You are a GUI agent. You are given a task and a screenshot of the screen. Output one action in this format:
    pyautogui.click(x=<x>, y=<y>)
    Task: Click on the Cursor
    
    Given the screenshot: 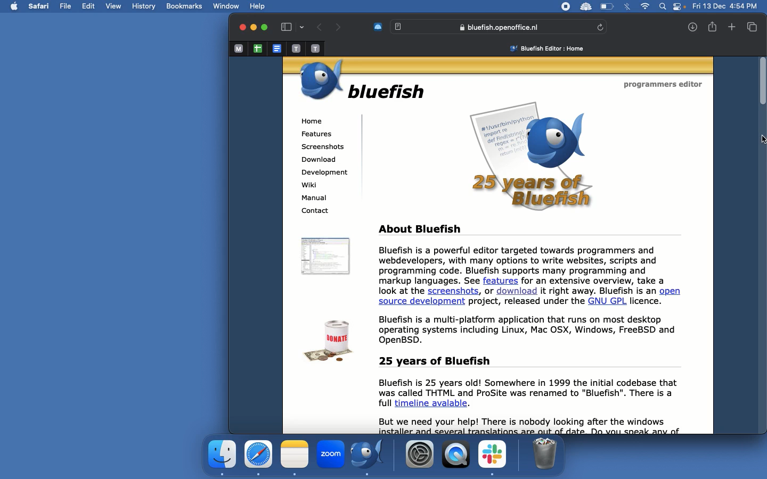 What is the action you would take?
    pyautogui.click(x=761, y=142)
    